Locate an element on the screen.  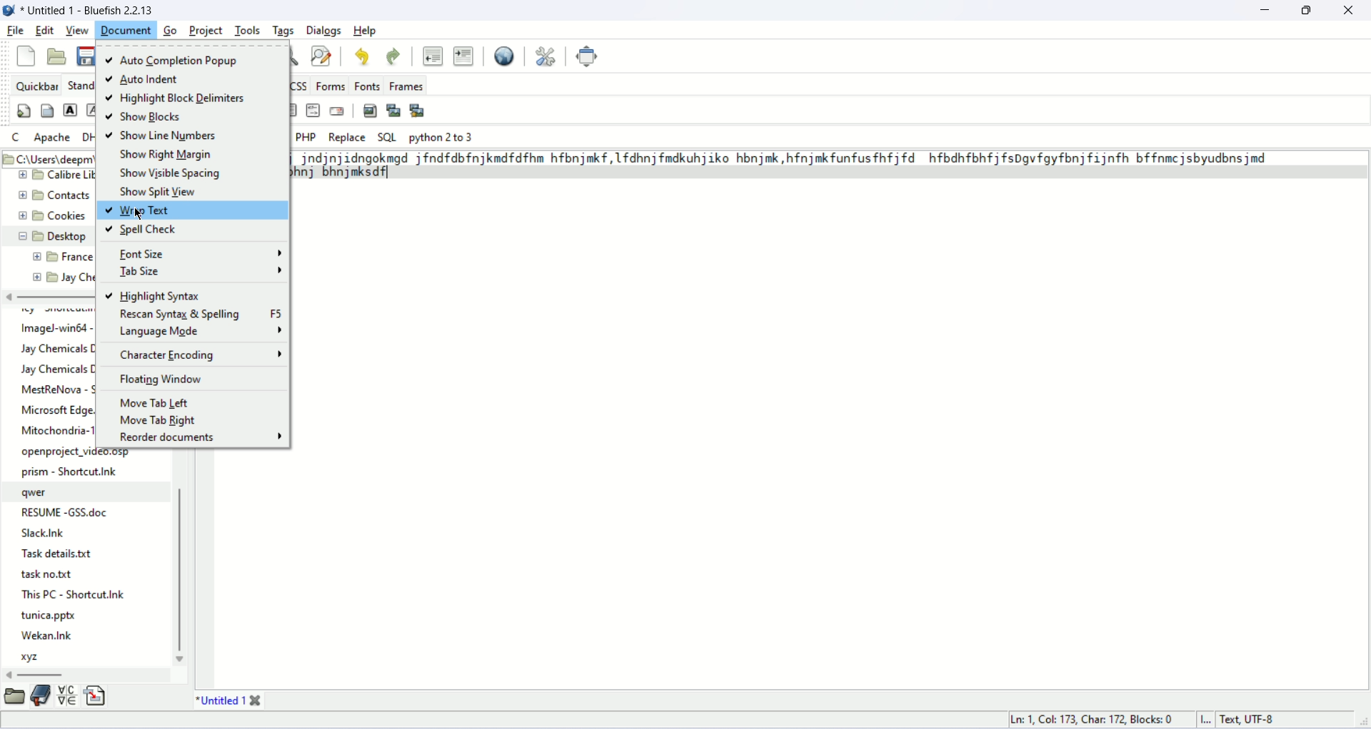
Replace is located at coordinates (346, 137).